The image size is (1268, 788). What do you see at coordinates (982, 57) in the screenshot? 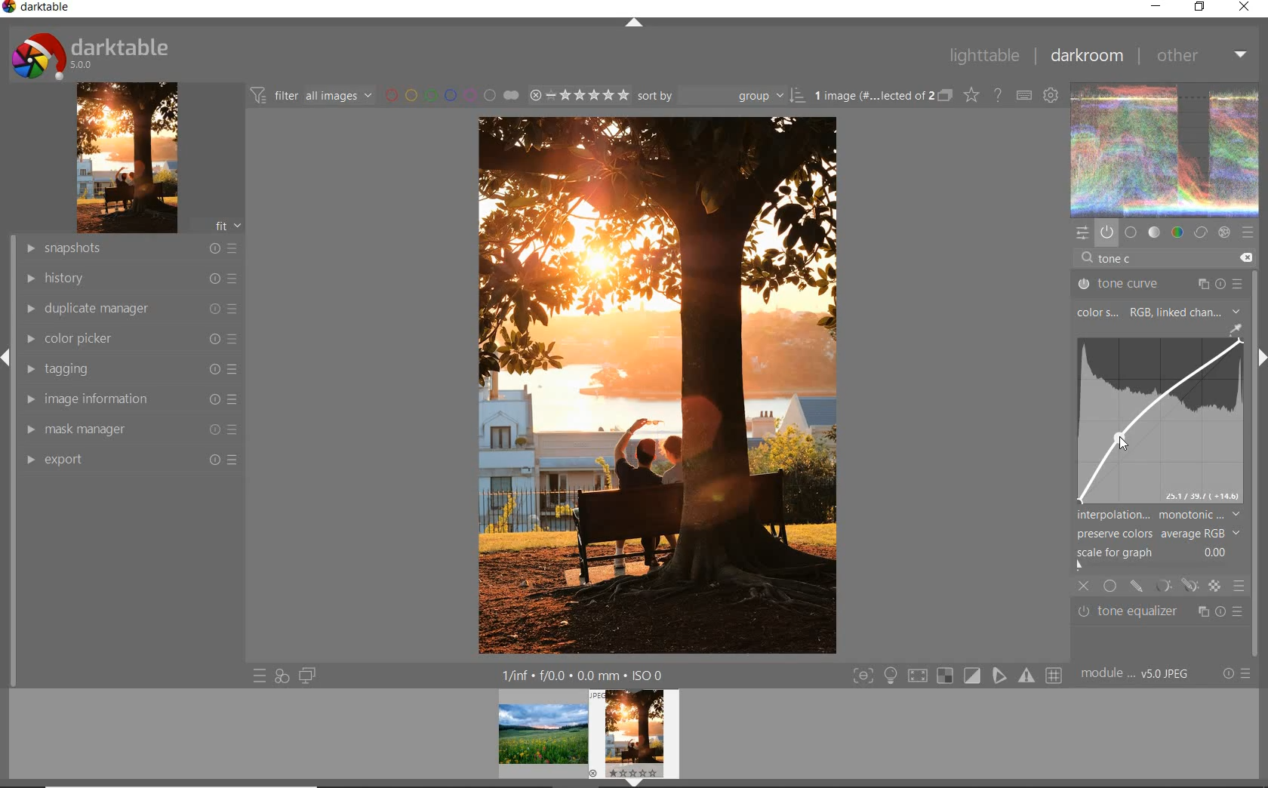
I see `lighttable` at bounding box center [982, 57].